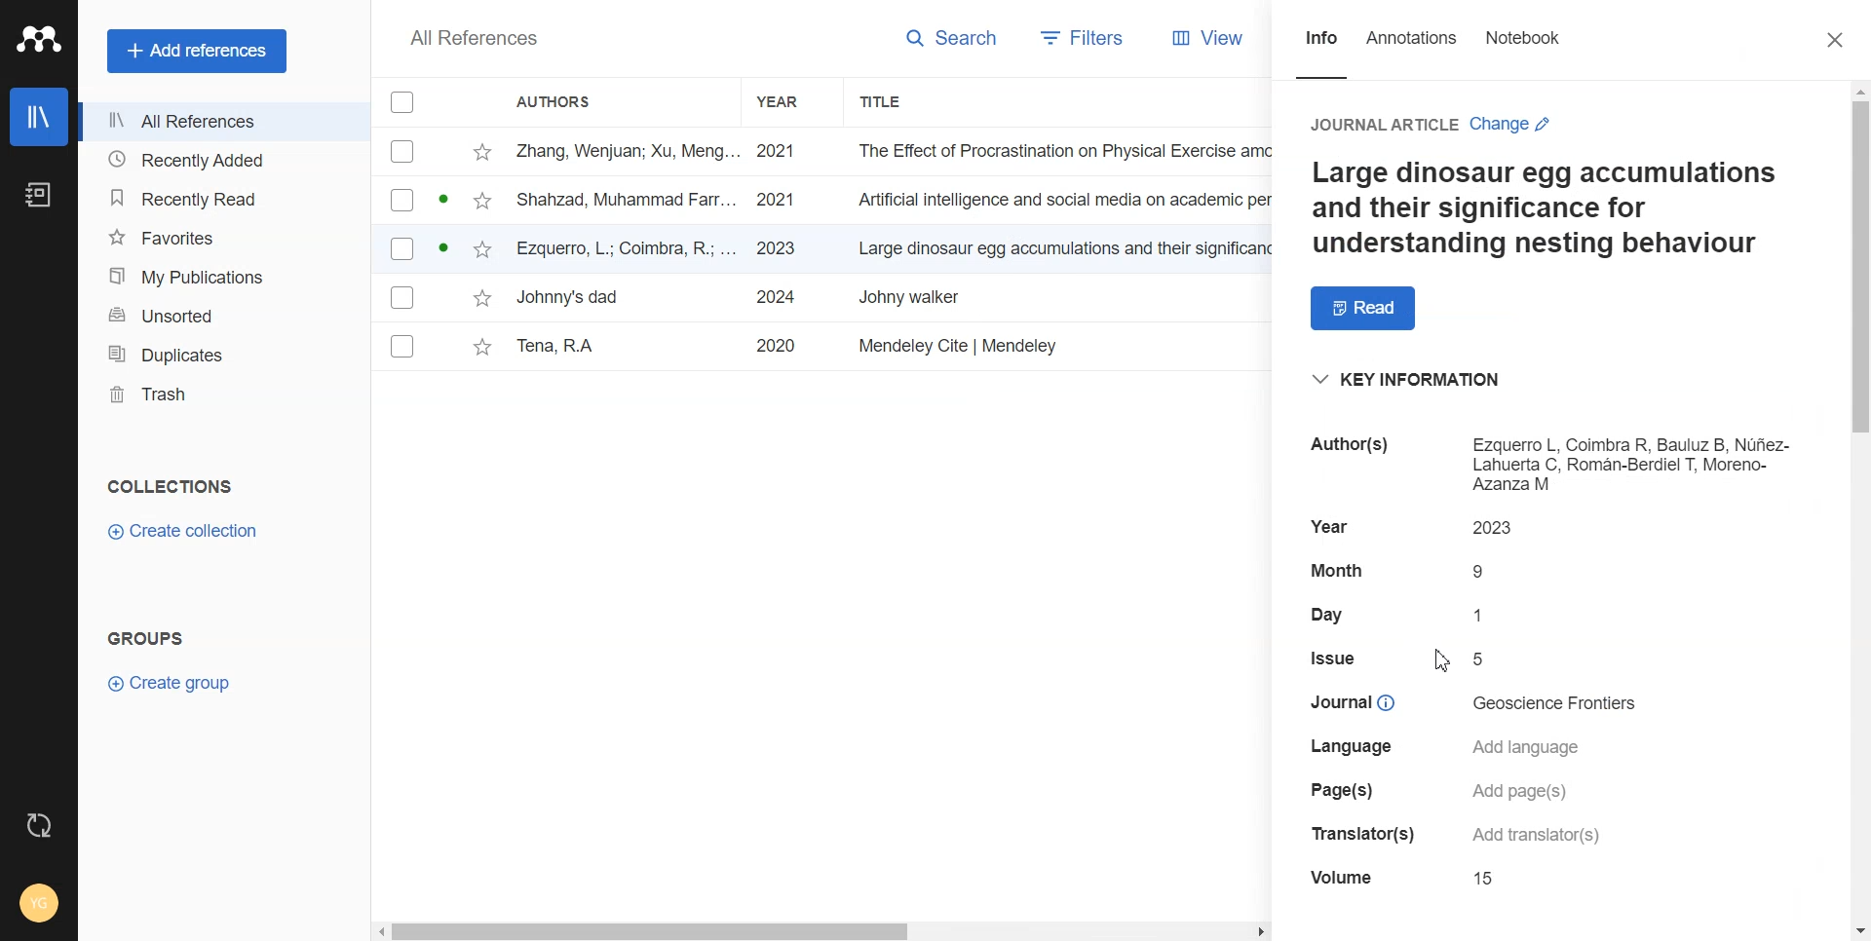 The width and height of the screenshot is (1871, 941). Describe the element at coordinates (222, 275) in the screenshot. I see `My Publication` at that location.